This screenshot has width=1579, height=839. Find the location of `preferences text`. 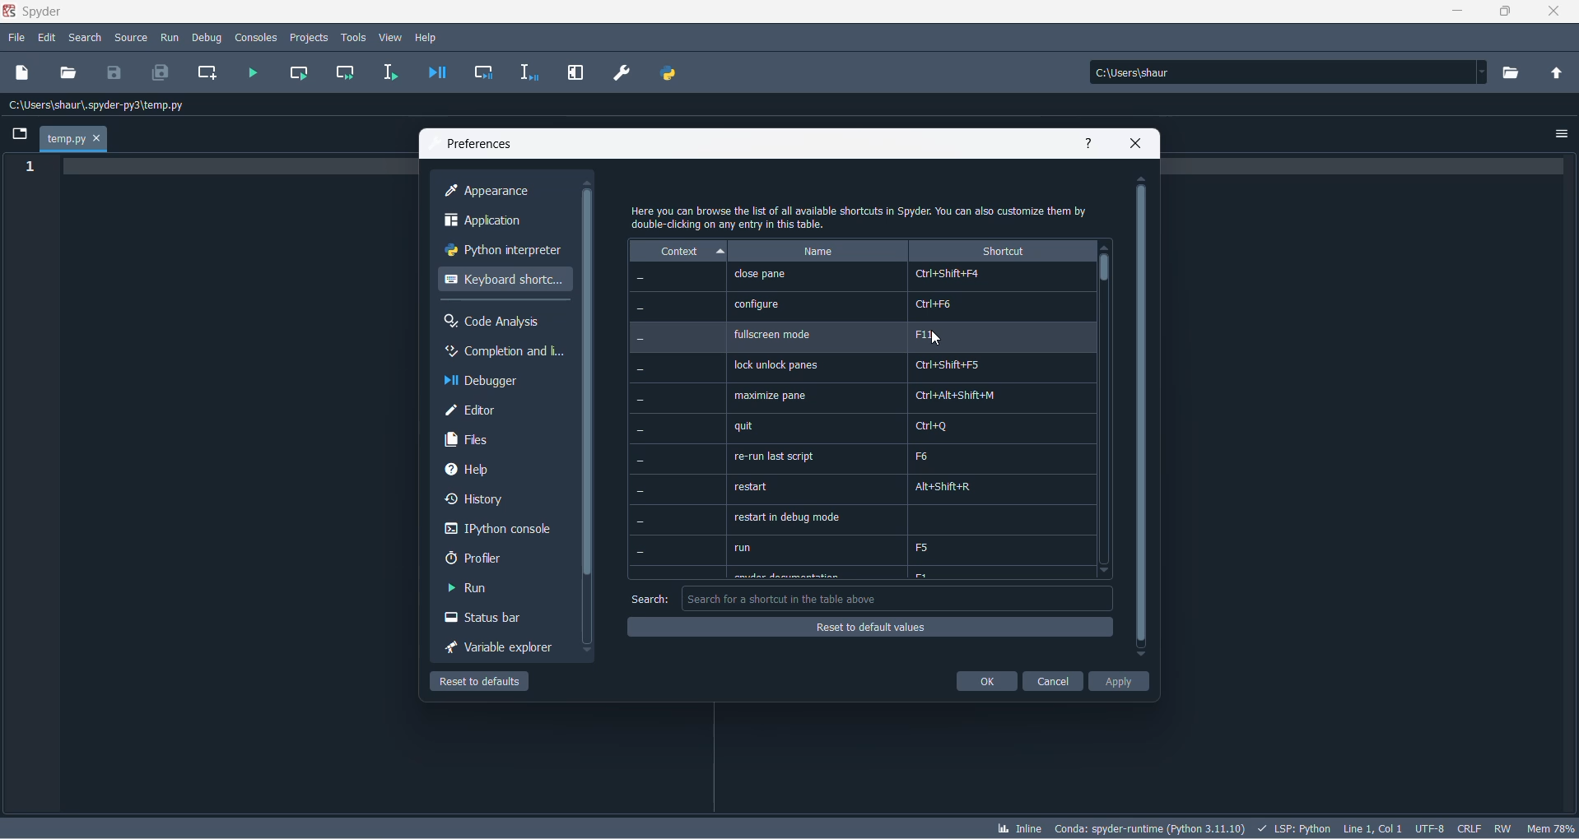

preferences text is located at coordinates (478, 145).